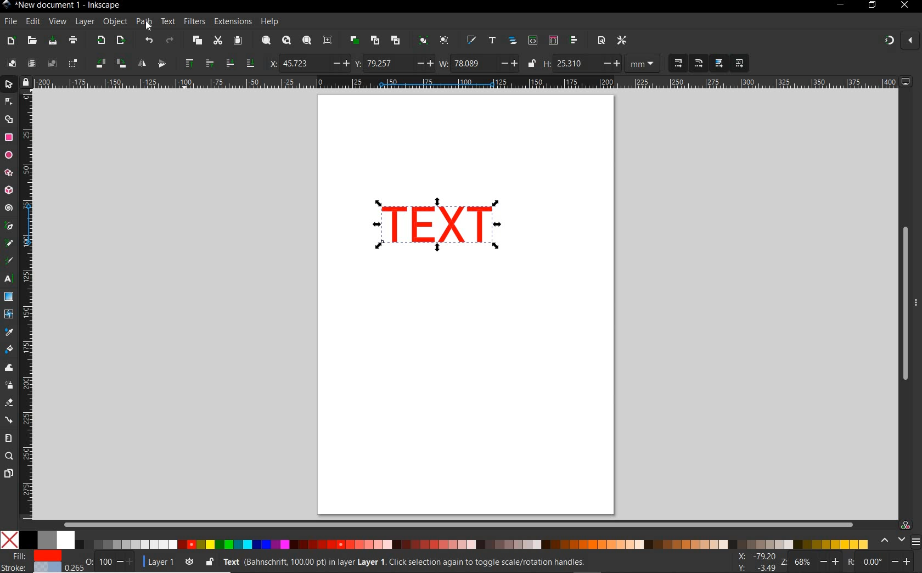 This screenshot has height=573, width=922. What do you see at coordinates (8, 438) in the screenshot?
I see `MEASURE TOOL` at bounding box center [8, 438].